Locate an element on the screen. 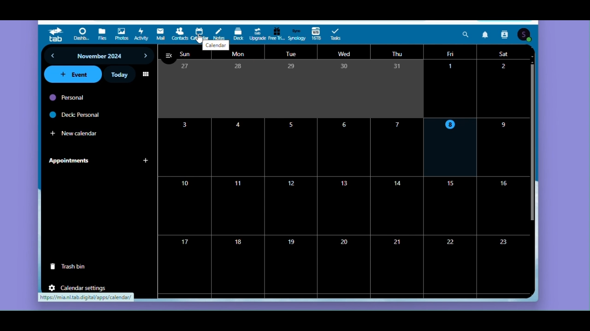  Files is located at coordinates (103, 35).